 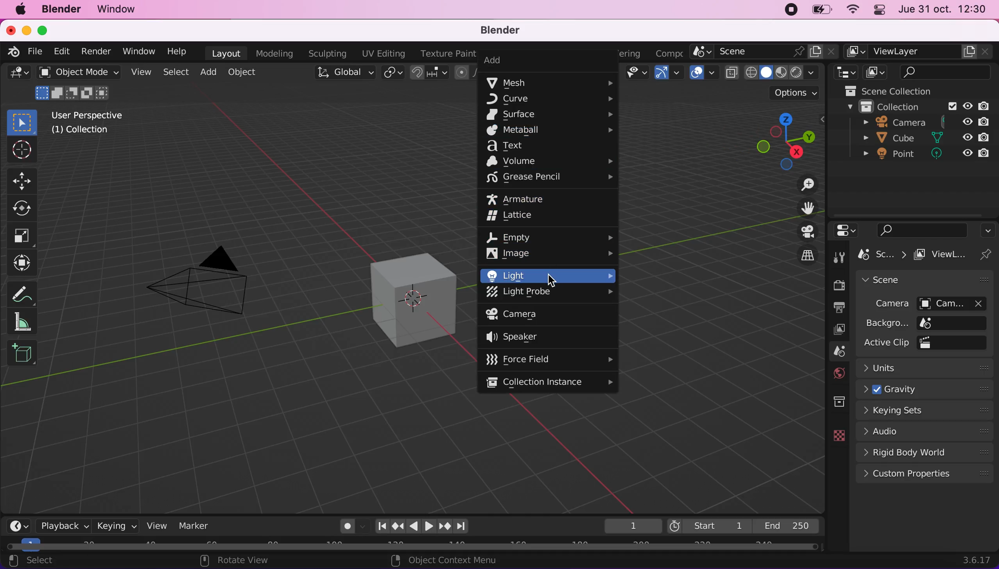 What do you see at coordinates (922, 453) in the screenshot?
I see `rigid body world` at bounding box center [922, 453].